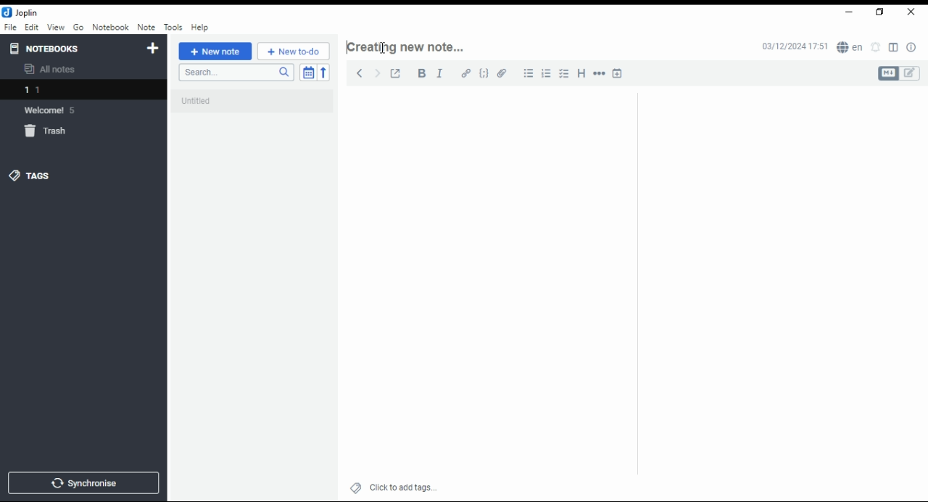 This screenshot has width=928, height=502. Describe the element at coordinates (876, 47) in the screenshot. I see `set alarm` at that location.